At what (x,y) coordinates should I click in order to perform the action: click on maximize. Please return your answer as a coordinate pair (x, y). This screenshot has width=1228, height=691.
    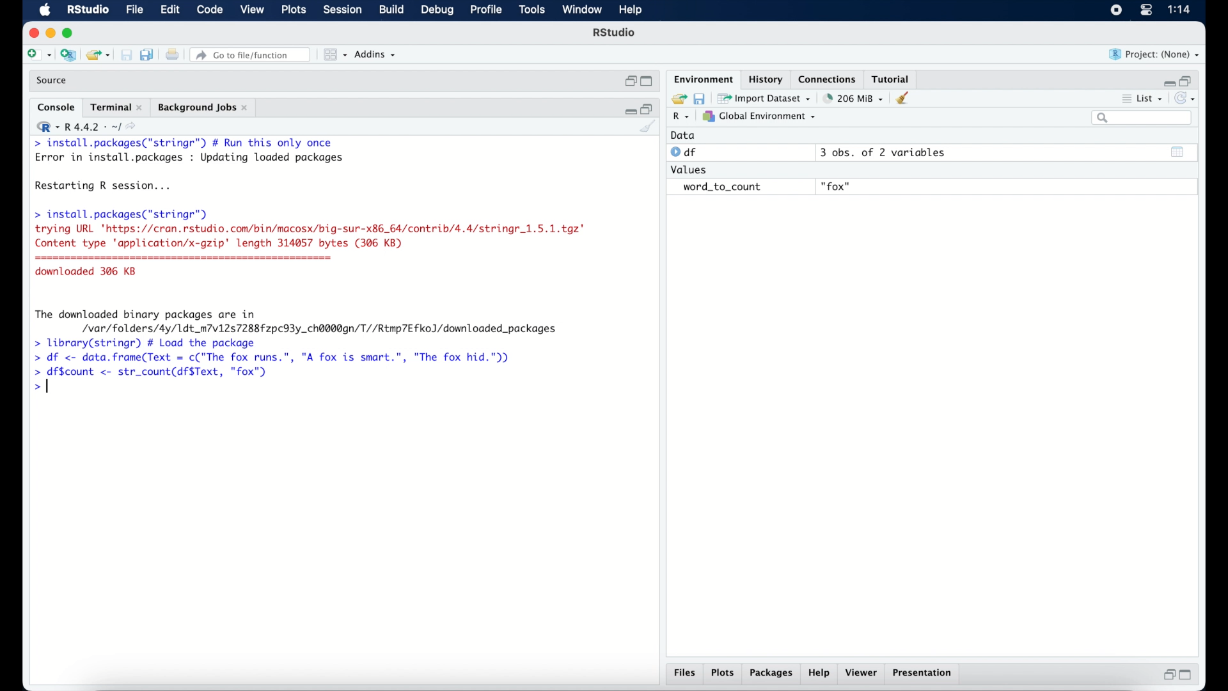
    Looking at the image, I should click on (649, 82).